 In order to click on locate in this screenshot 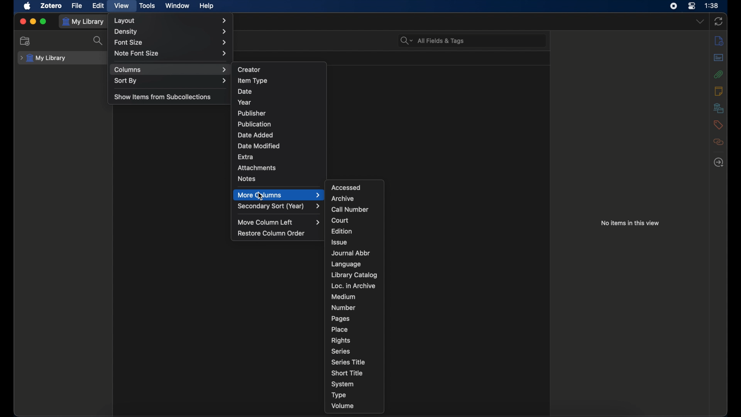, I will do `click(719, 163)`.